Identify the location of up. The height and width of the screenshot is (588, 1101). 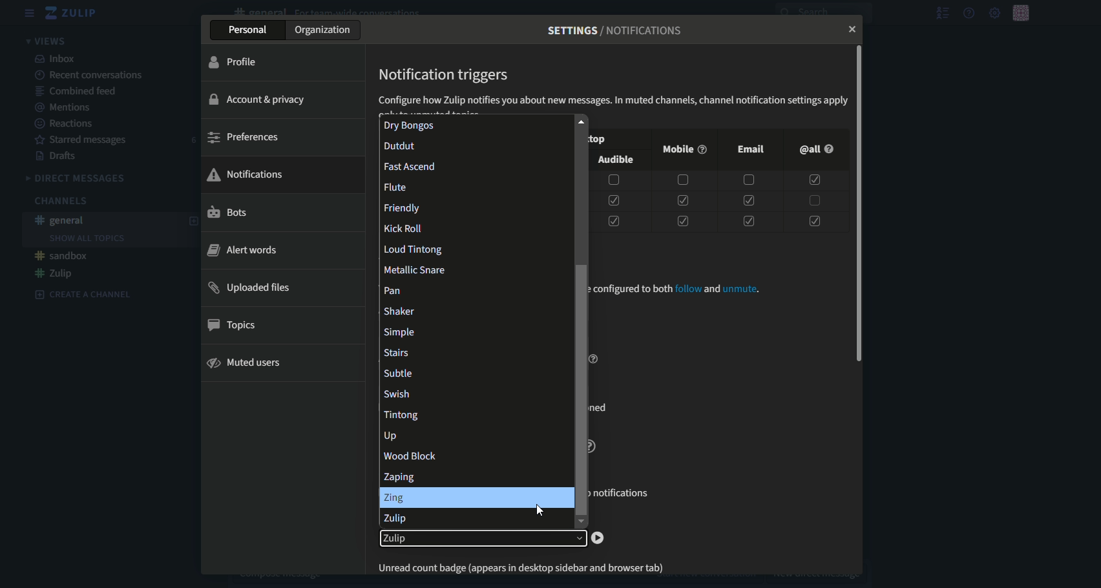
(474, 435).